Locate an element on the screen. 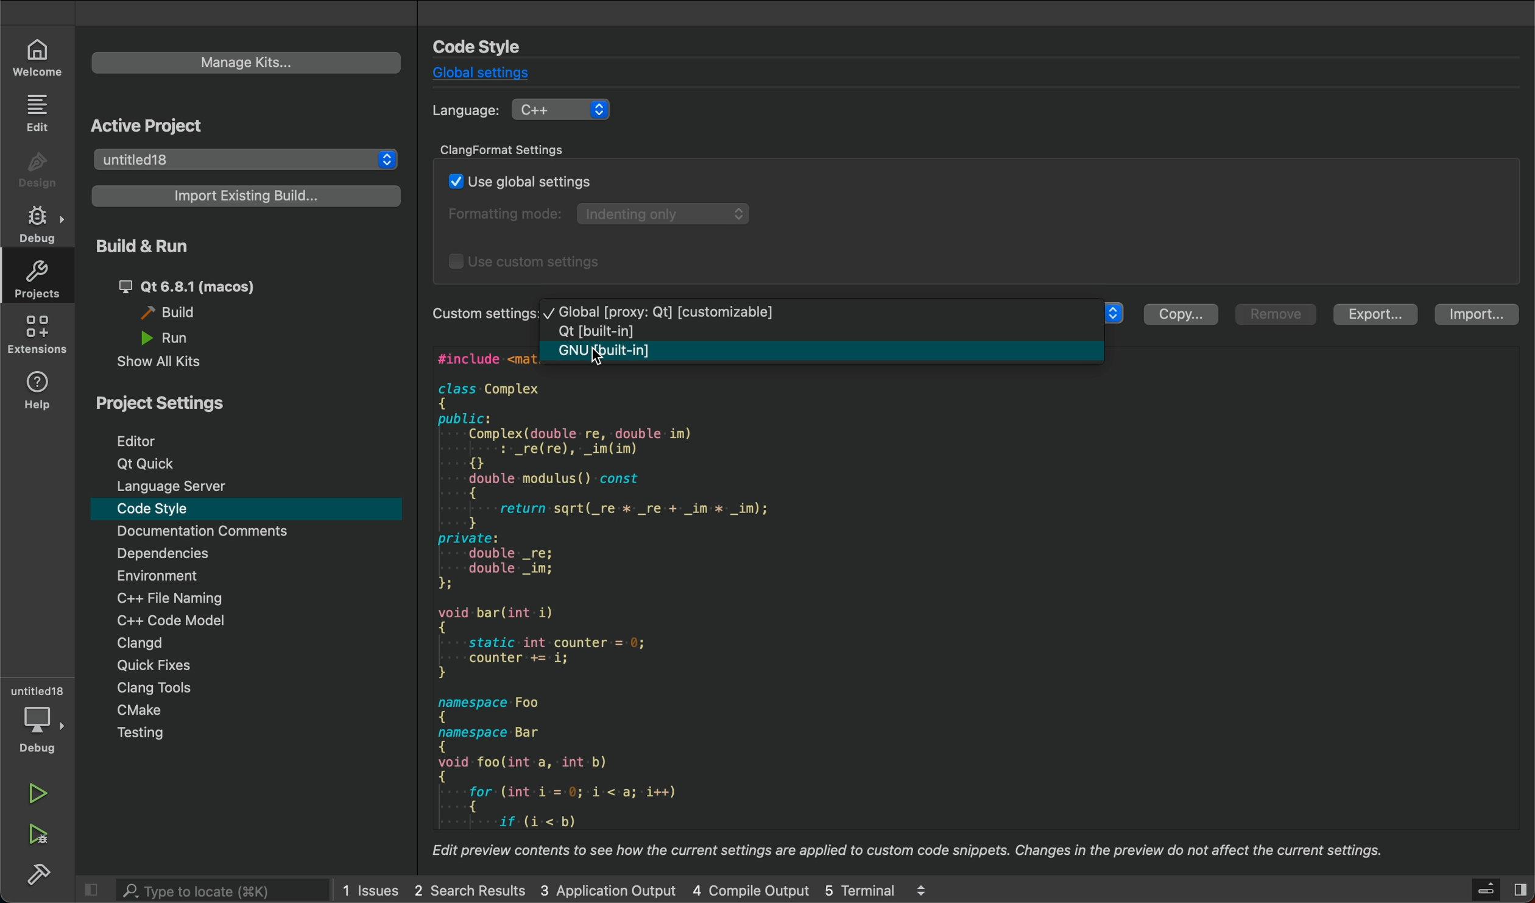 The width and height of the screenshot is (1535, 903). gnu built in is located at coordinates (827, 353).